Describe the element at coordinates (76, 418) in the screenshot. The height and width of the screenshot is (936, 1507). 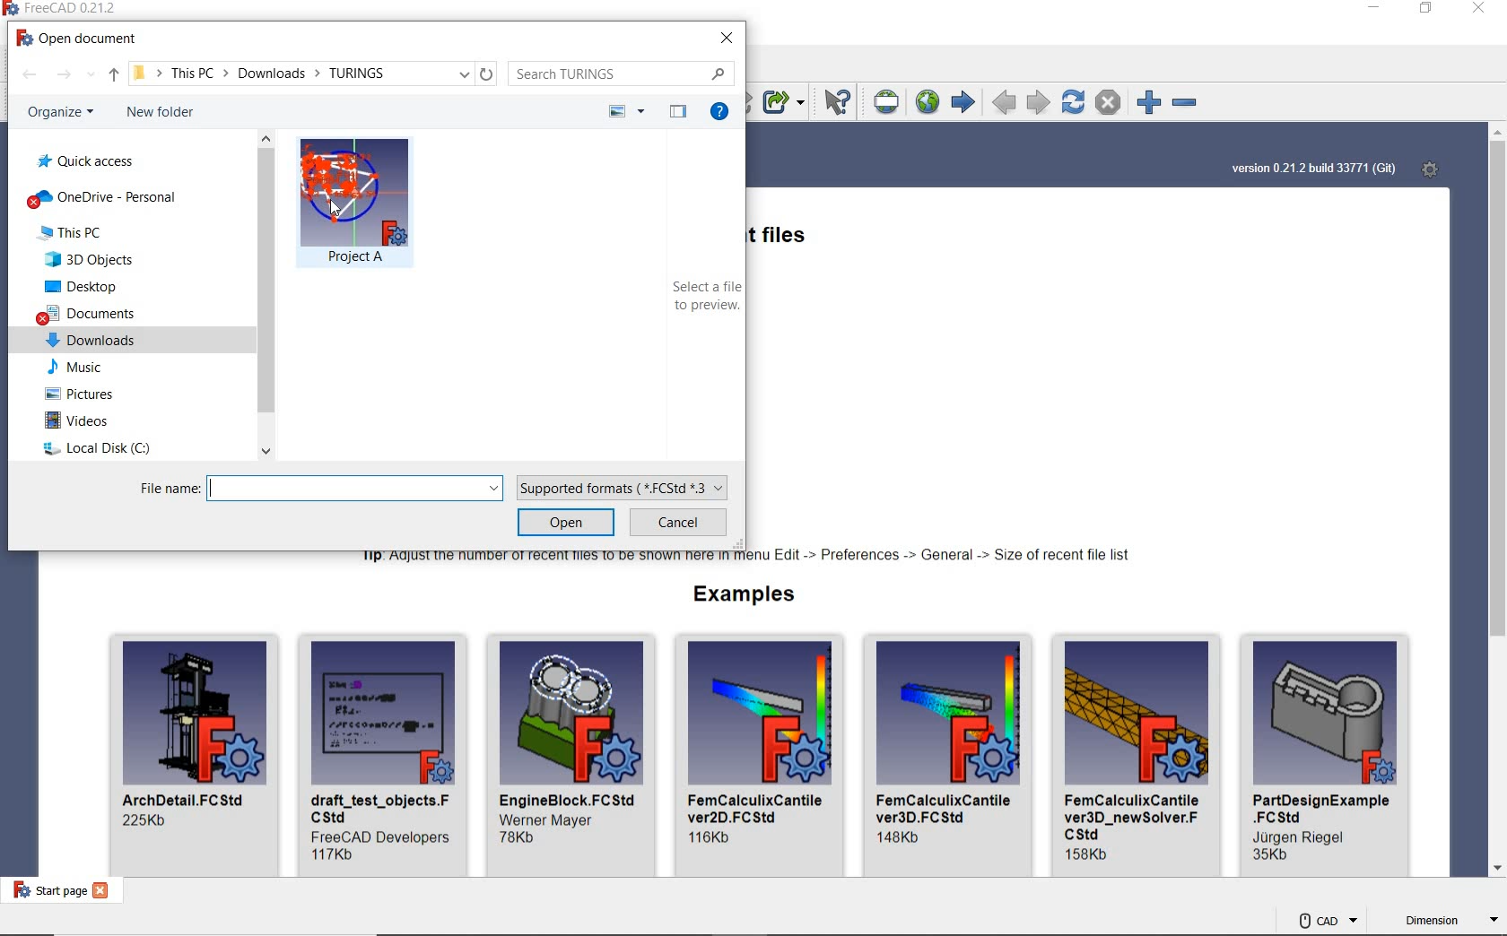
I see `videos` at that location.